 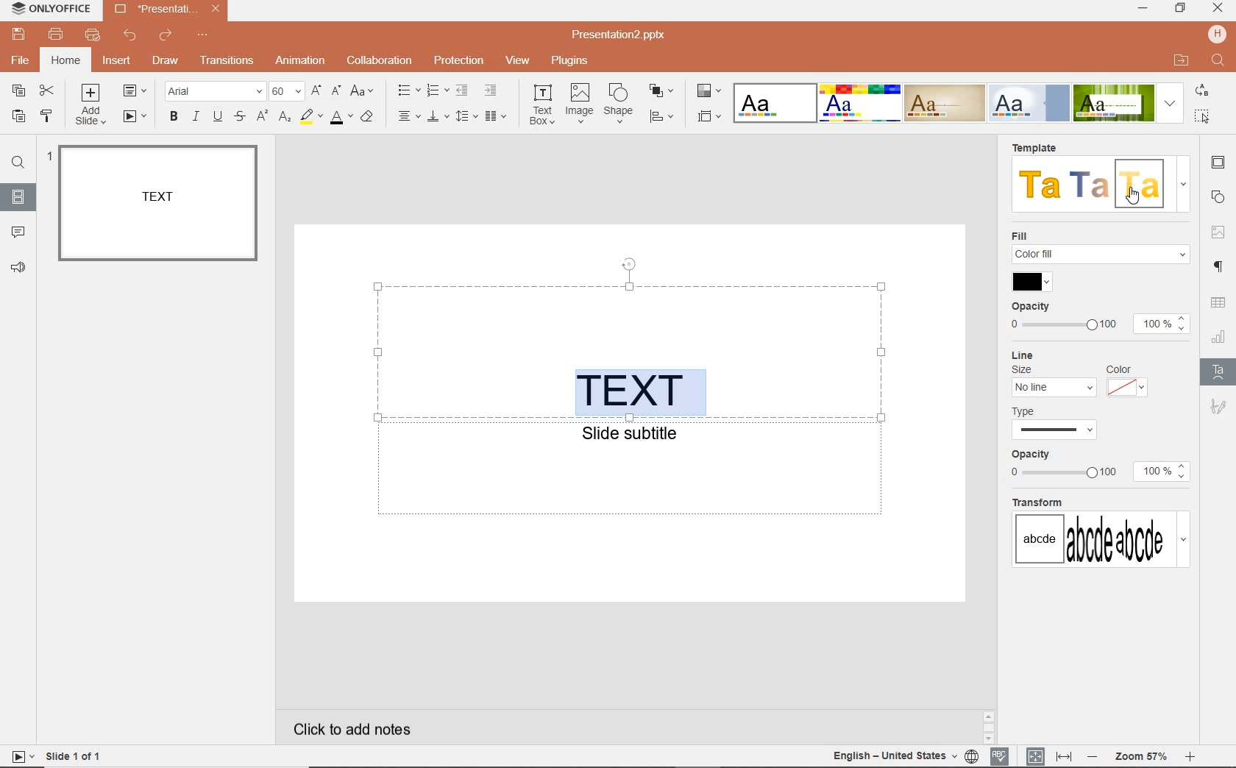 I want to click on opacity level, so click(x=1164, y=324).